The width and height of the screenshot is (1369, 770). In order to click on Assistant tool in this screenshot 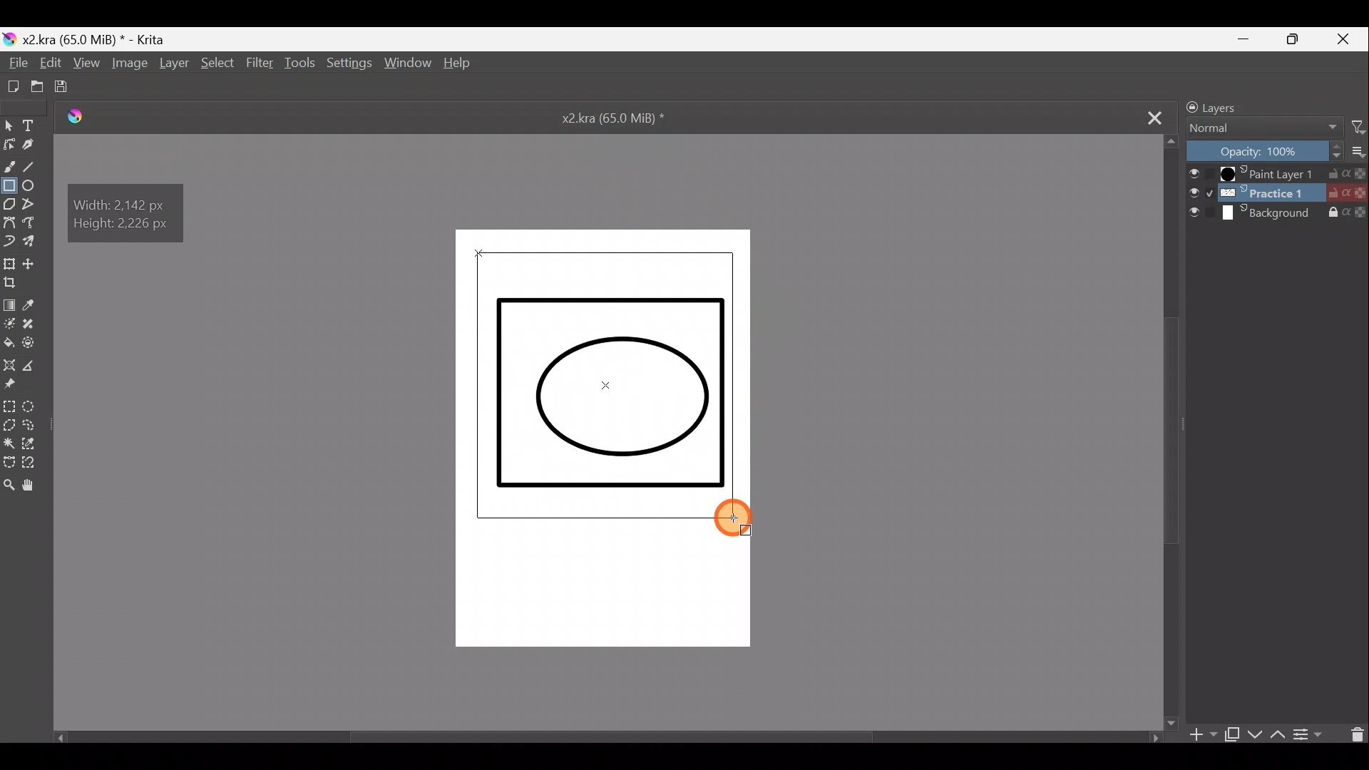, I will do `click(10, 363)`.